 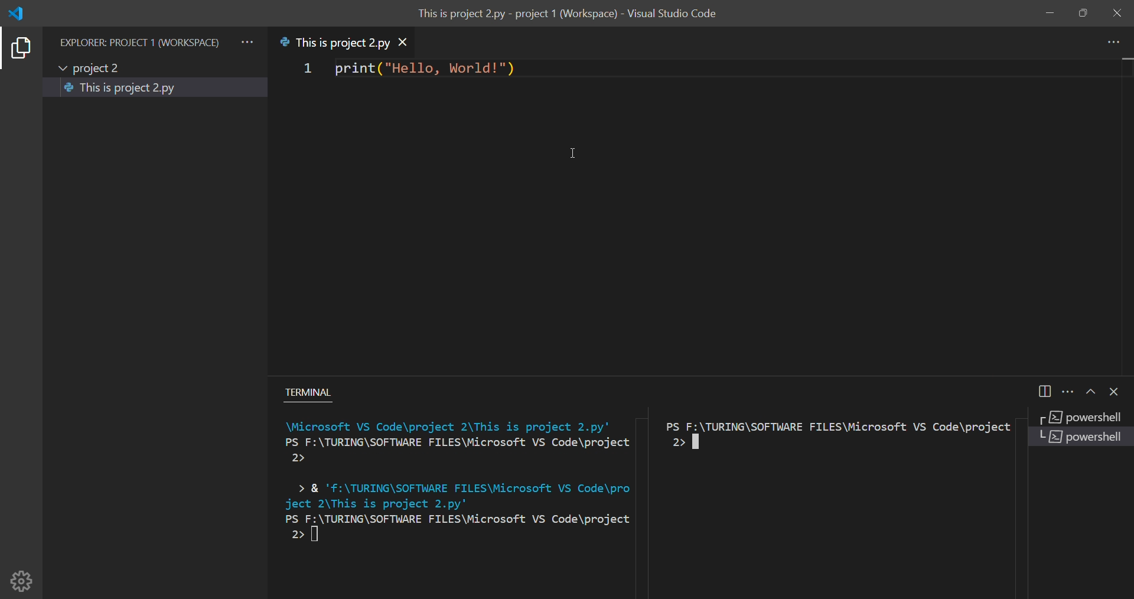 I want to click on split, so click(x=1047, y=391).